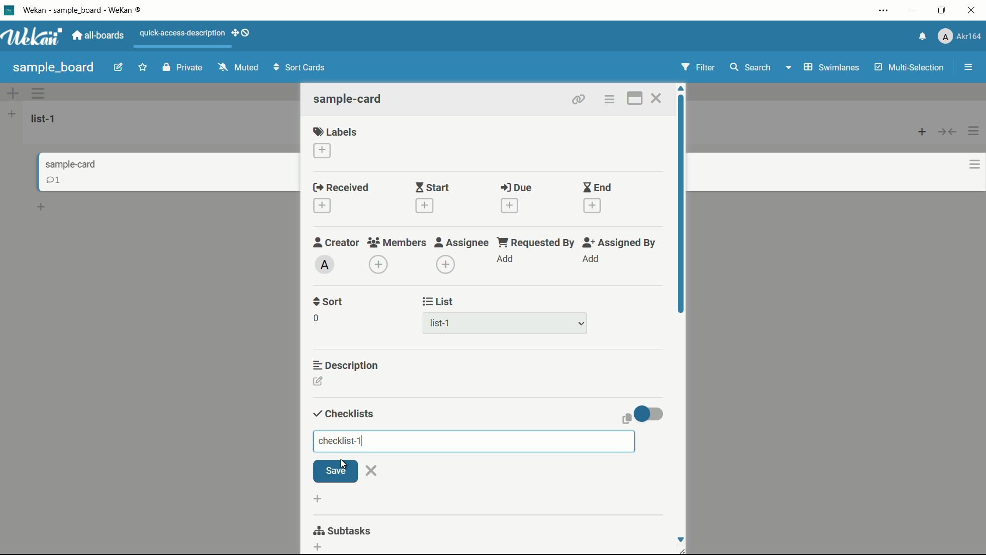 This screenshot has width=986, height=555. Describe the element at coordinates (698, 68) in the screenshot. I see `Filter` at that location.